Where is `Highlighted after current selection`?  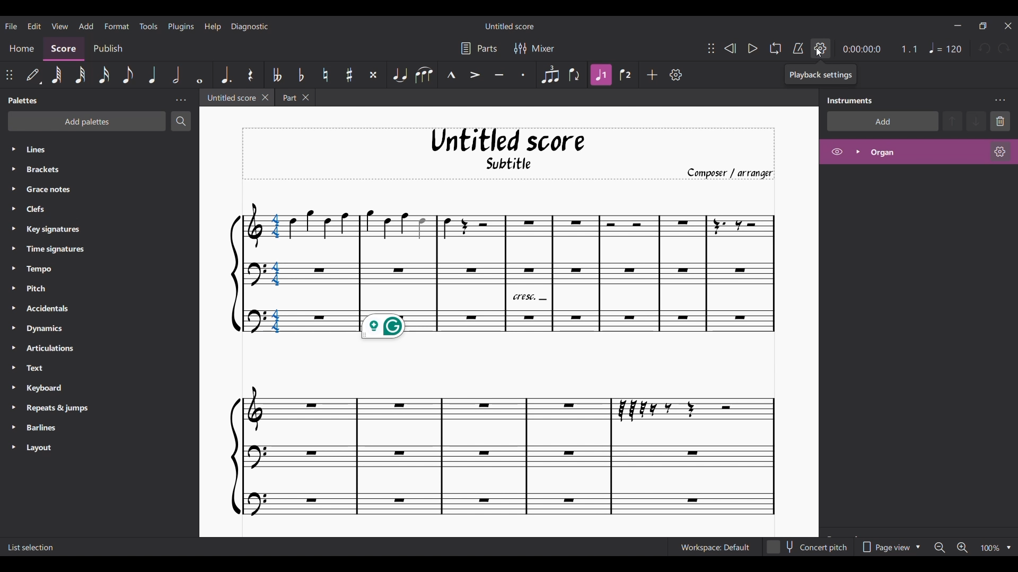
Highlighted after current selection is located at coordinates (601, 75).